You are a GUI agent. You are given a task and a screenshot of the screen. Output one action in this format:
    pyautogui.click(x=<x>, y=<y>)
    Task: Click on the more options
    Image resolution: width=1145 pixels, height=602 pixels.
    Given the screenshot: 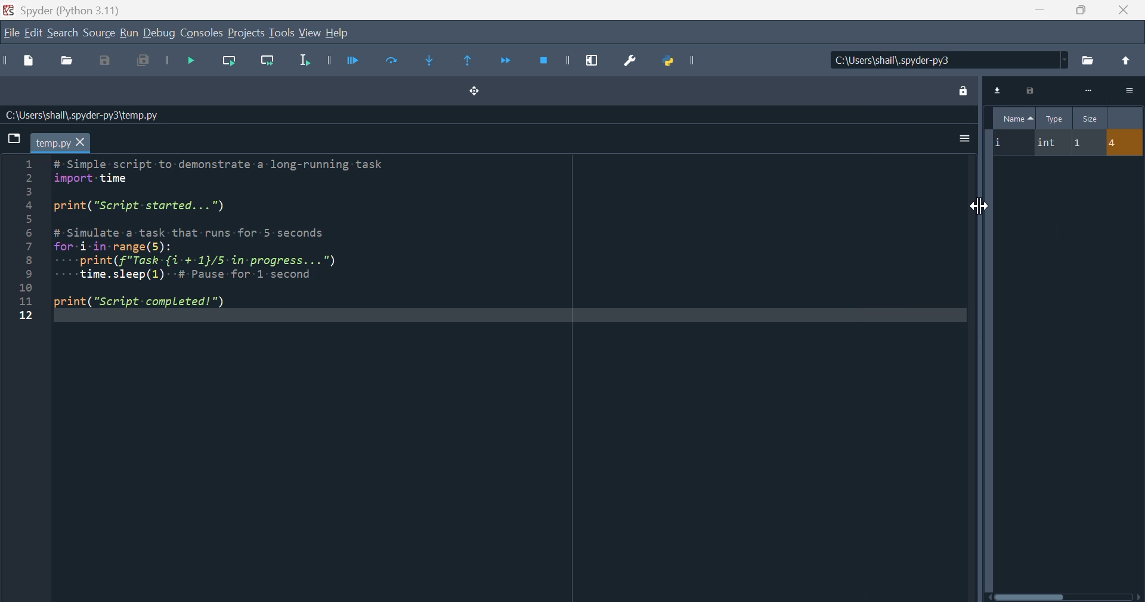 What is the action you would take?
    pyautogui.click(x=963, y=139)
    